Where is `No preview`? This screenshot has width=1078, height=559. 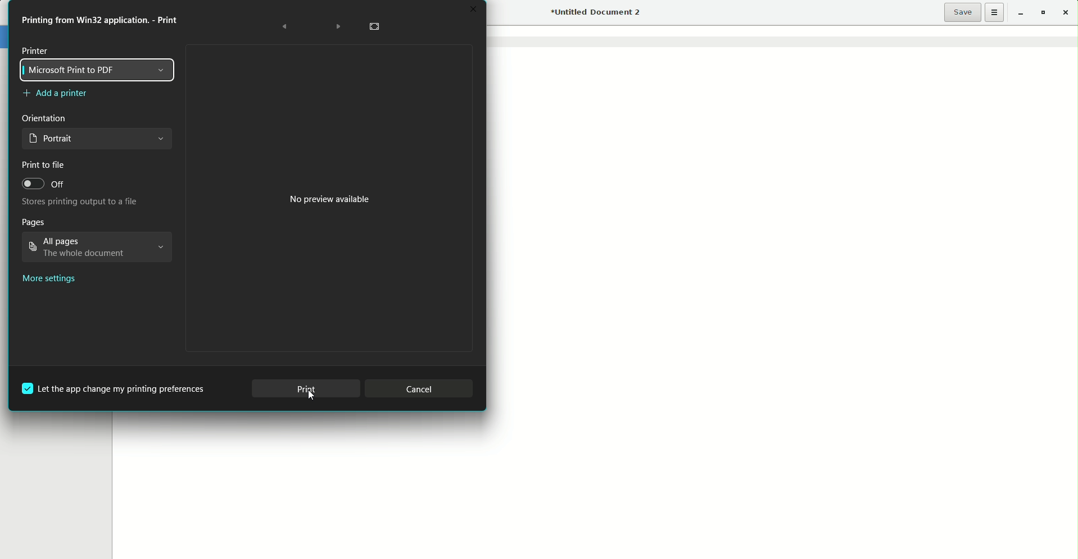 No preview is located at coordinates (330, 198).